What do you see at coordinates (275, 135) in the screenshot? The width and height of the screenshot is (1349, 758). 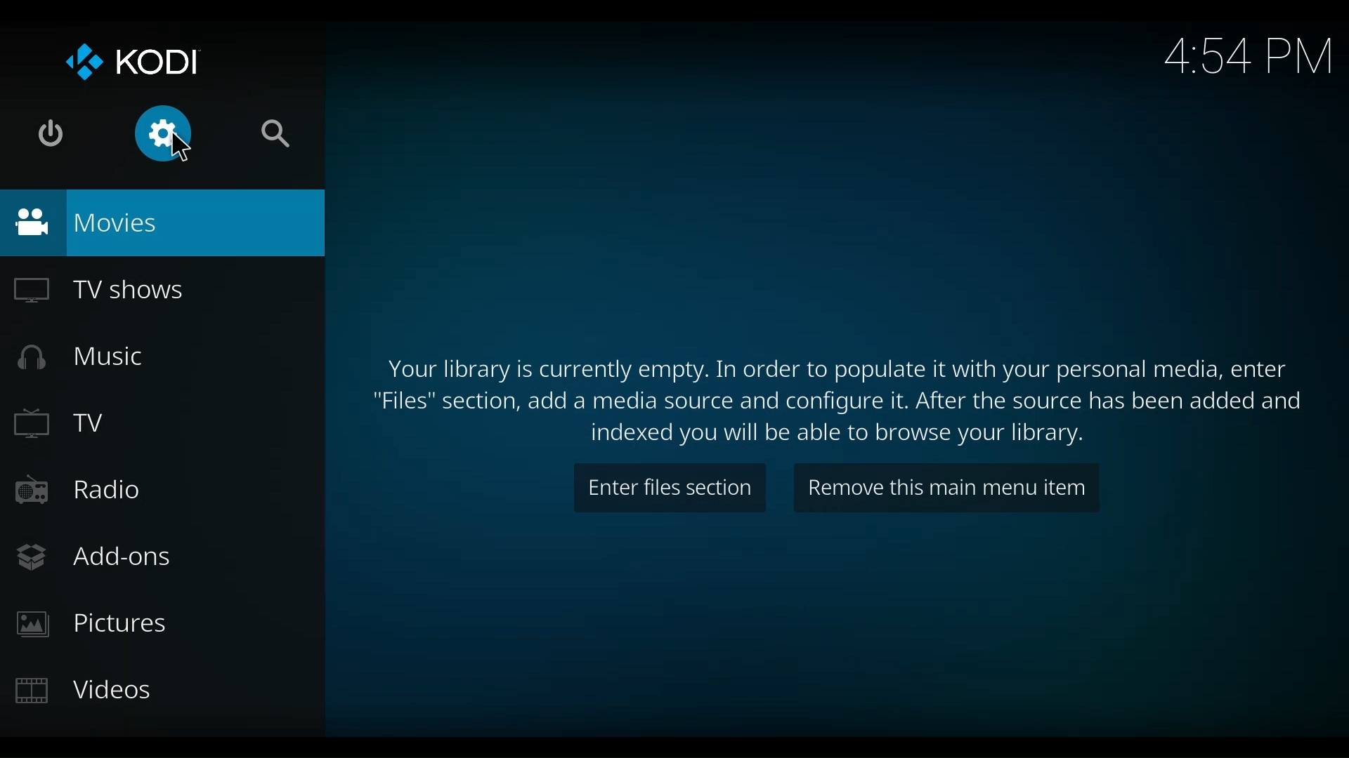 I see `Search` at bounding box center [275, 135].